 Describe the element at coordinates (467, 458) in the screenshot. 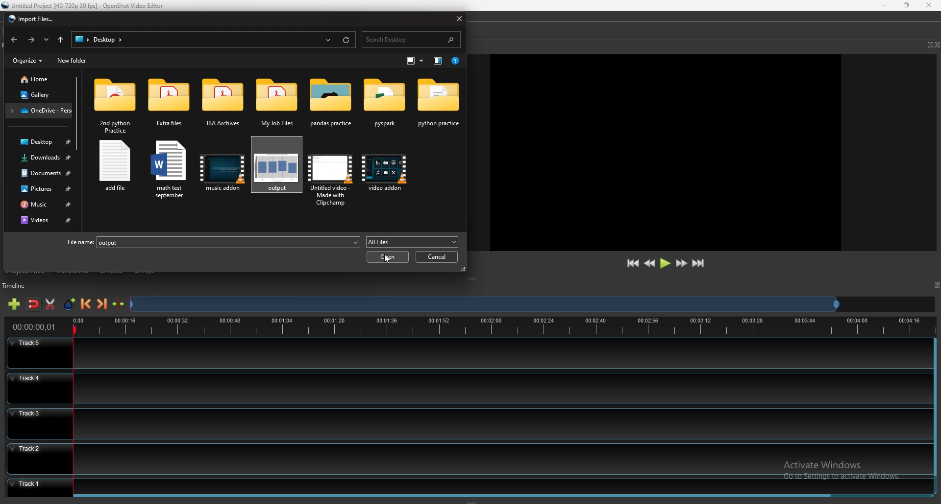

I see `track 2` at that location.